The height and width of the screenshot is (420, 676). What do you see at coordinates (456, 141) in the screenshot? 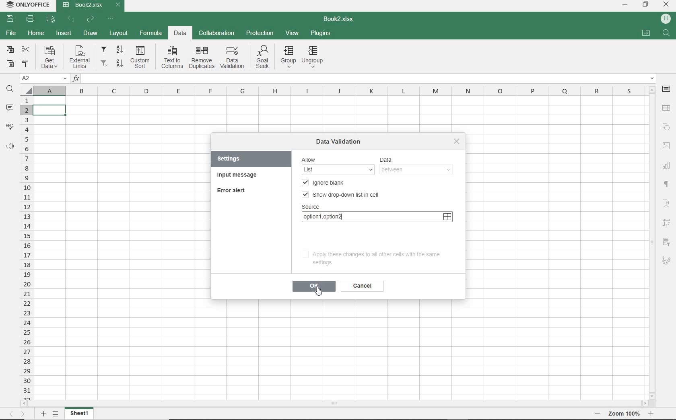
I see `close` at bounding box center [456, 141].